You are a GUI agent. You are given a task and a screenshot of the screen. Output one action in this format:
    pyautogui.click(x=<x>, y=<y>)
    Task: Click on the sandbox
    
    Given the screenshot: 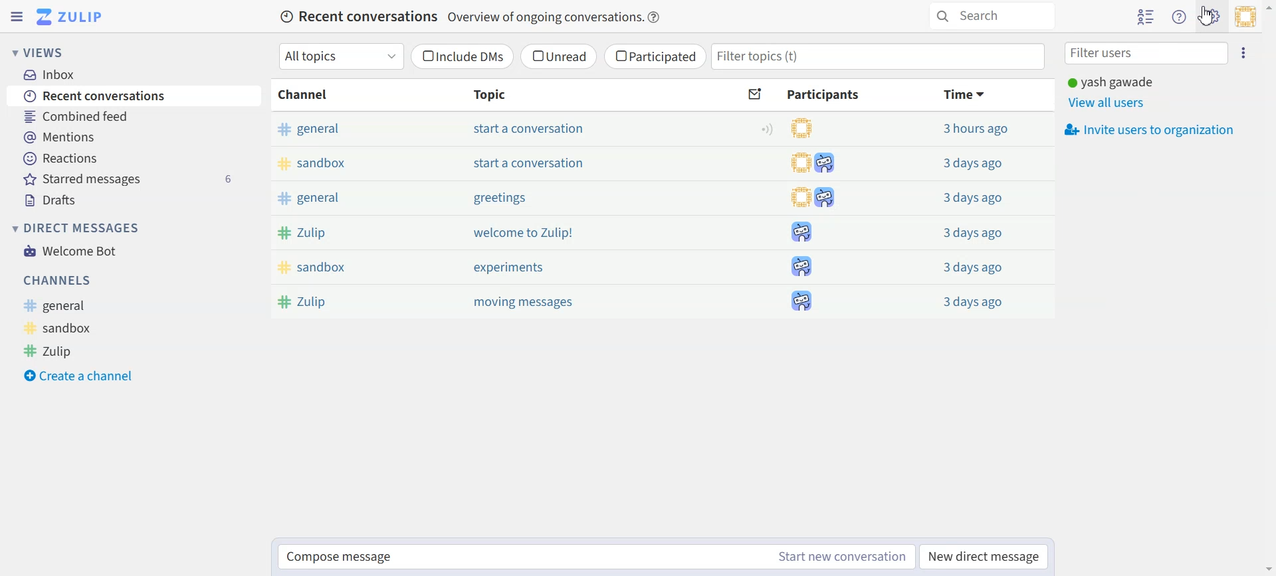 What is the action you would take?
    pyautogui.click(x=316, y=165)
    